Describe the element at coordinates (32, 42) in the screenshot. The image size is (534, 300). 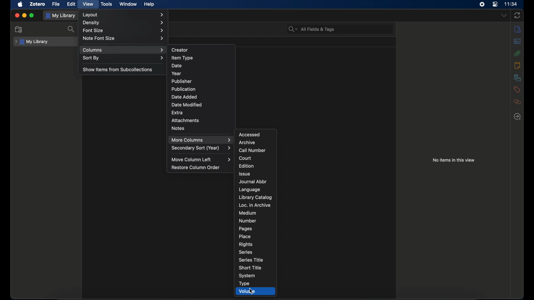
I see `my library` at that location.